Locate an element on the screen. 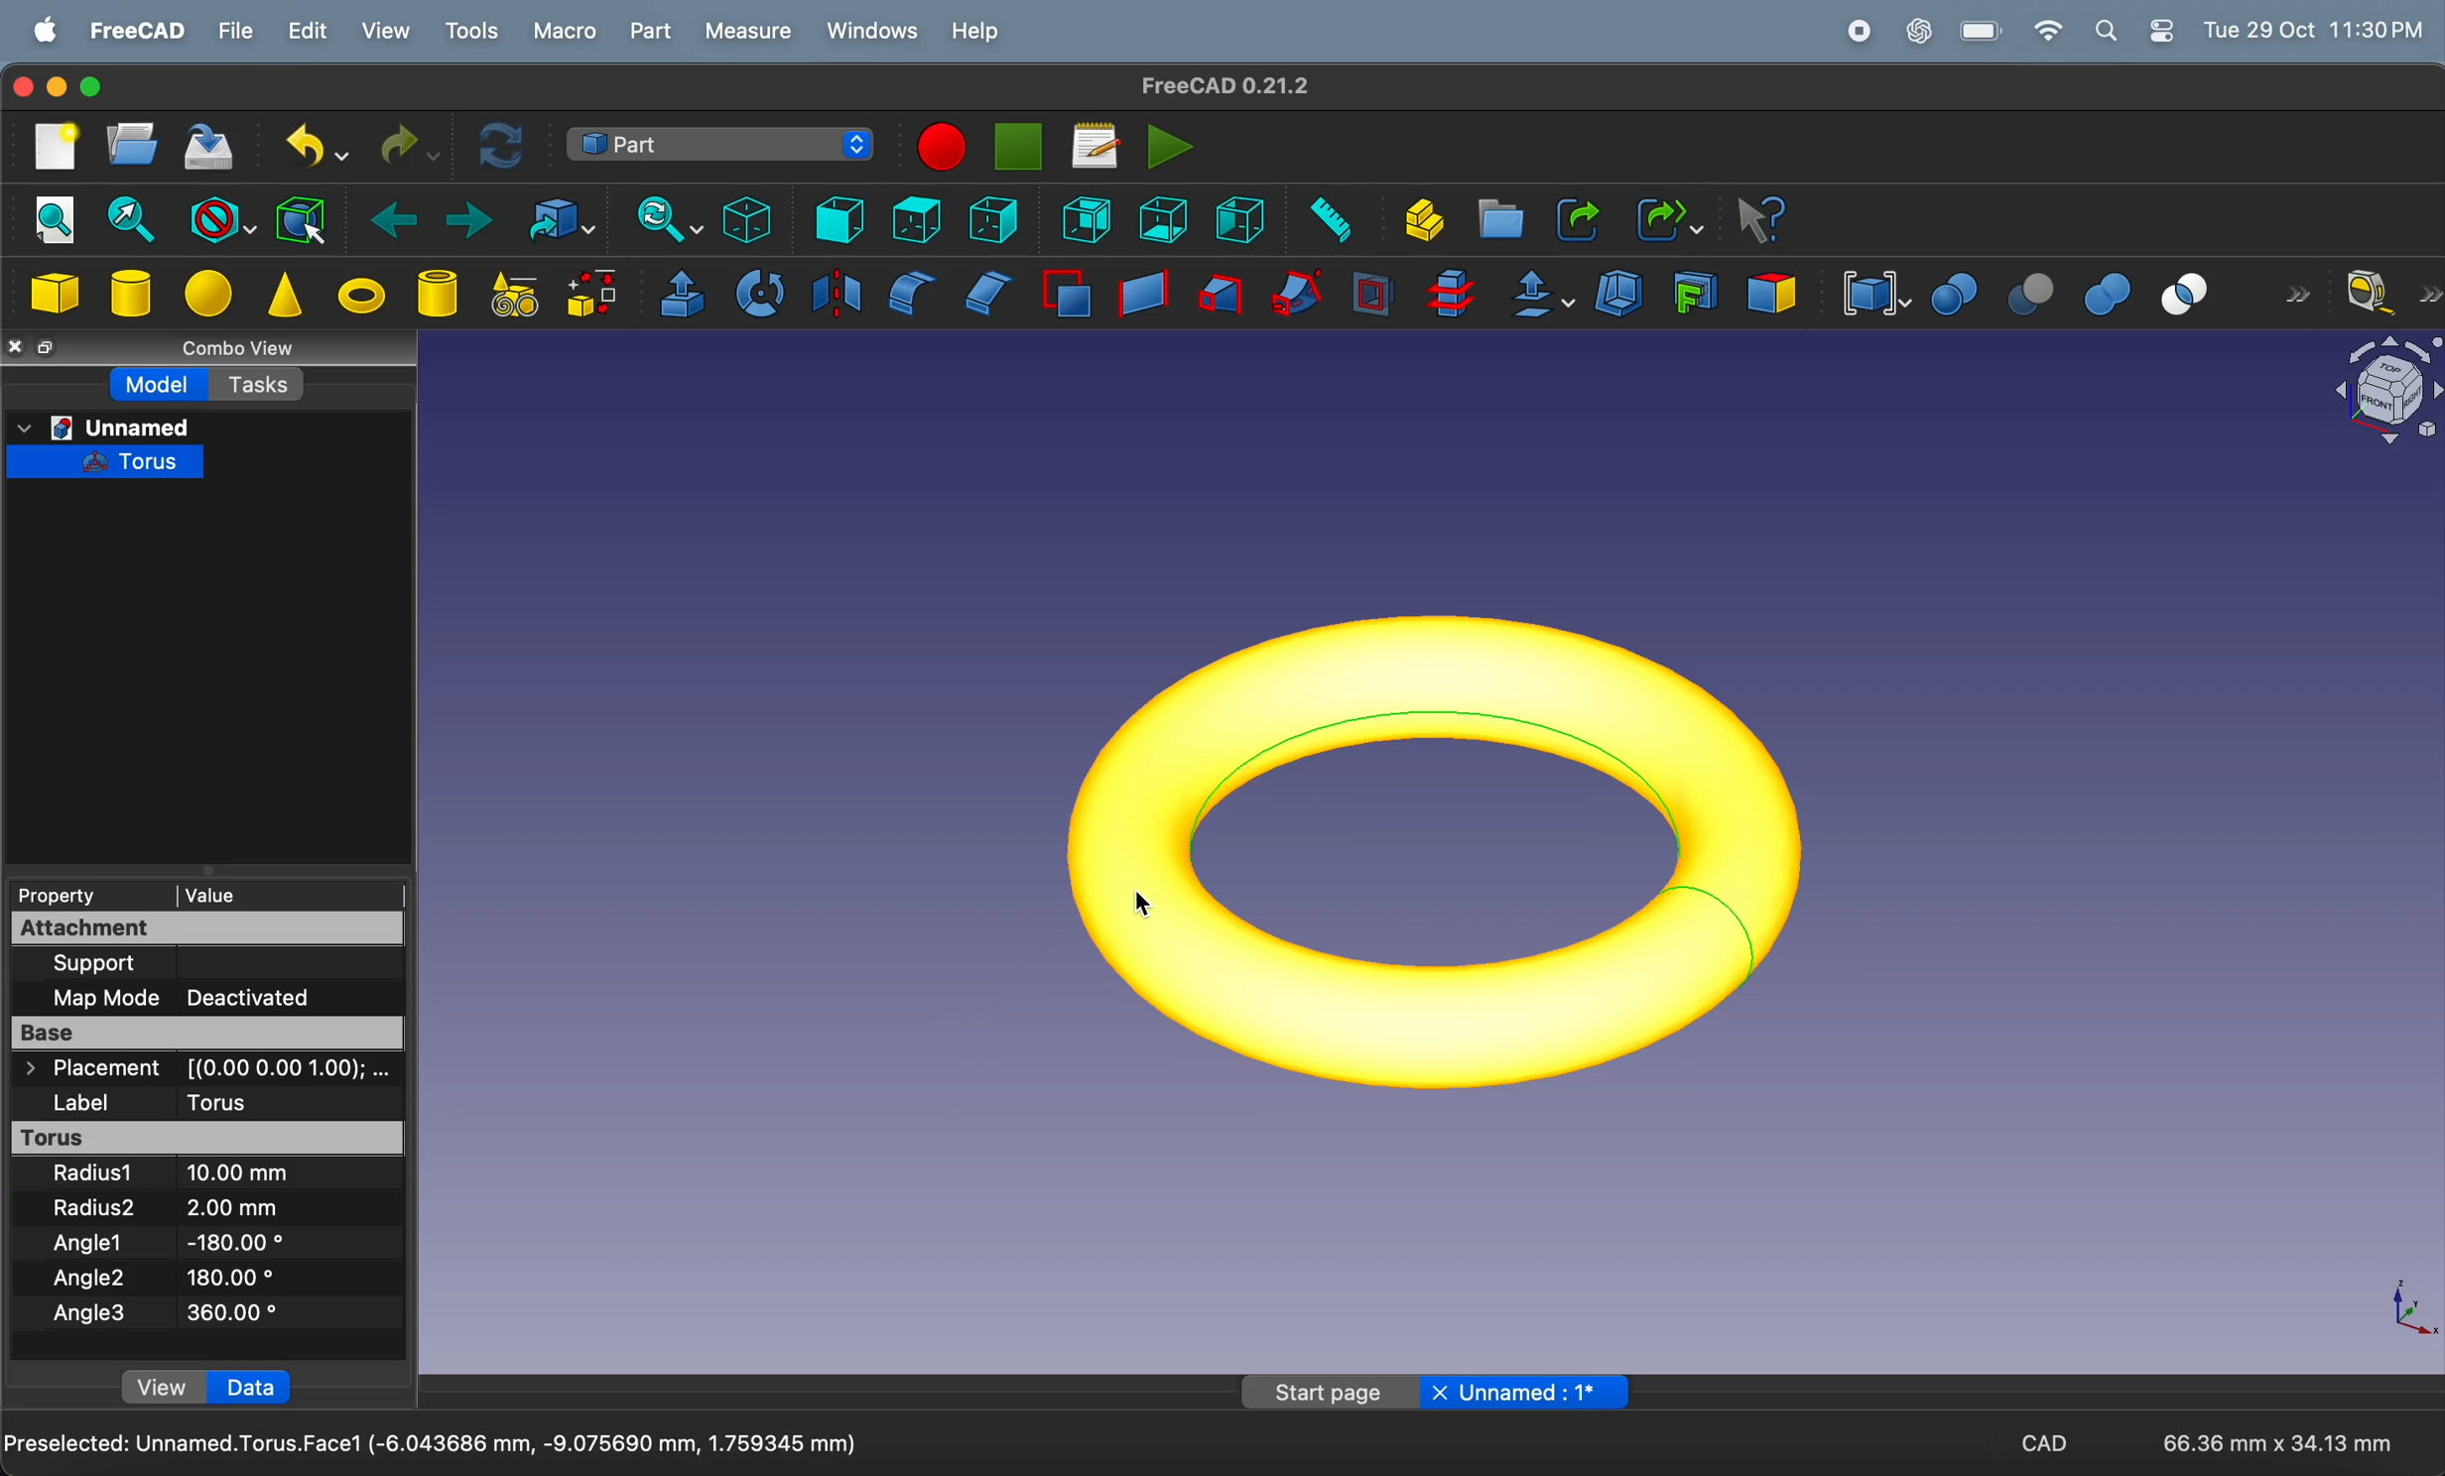  resize is located at coordinates (48, 346).